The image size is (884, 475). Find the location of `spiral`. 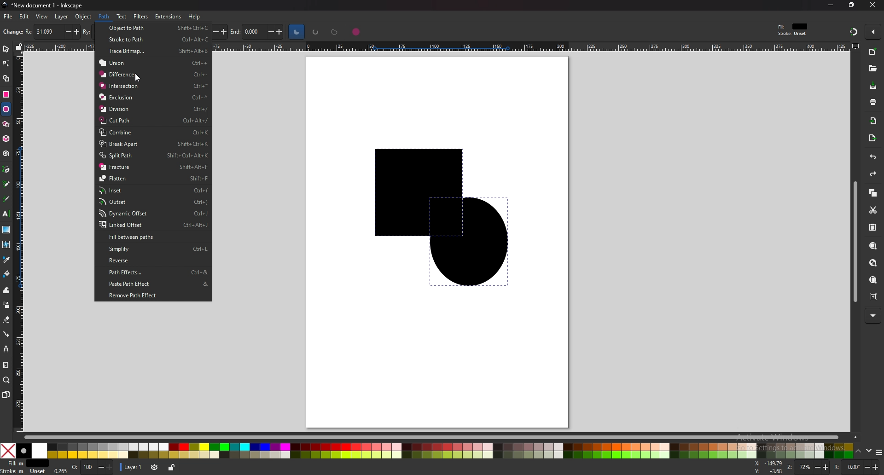

spiral is located at coordinates (6, 153).